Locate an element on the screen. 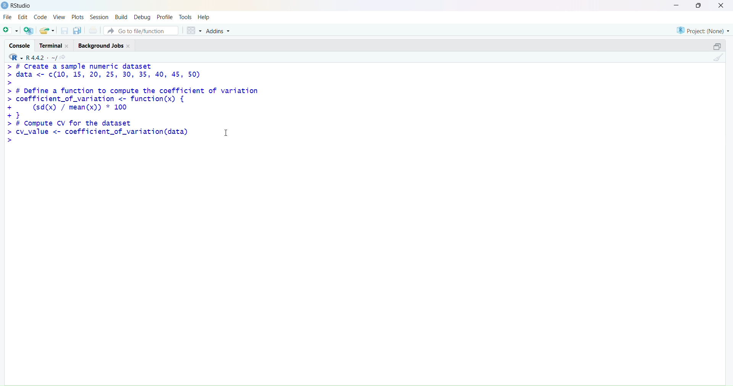  close is located at coordinates (721, 5).